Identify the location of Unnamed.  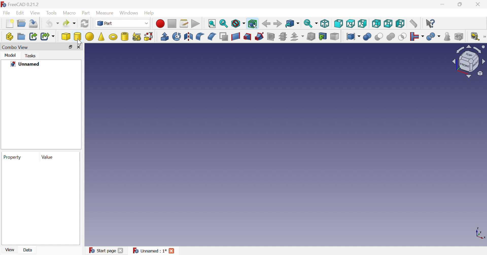
(26, 64).